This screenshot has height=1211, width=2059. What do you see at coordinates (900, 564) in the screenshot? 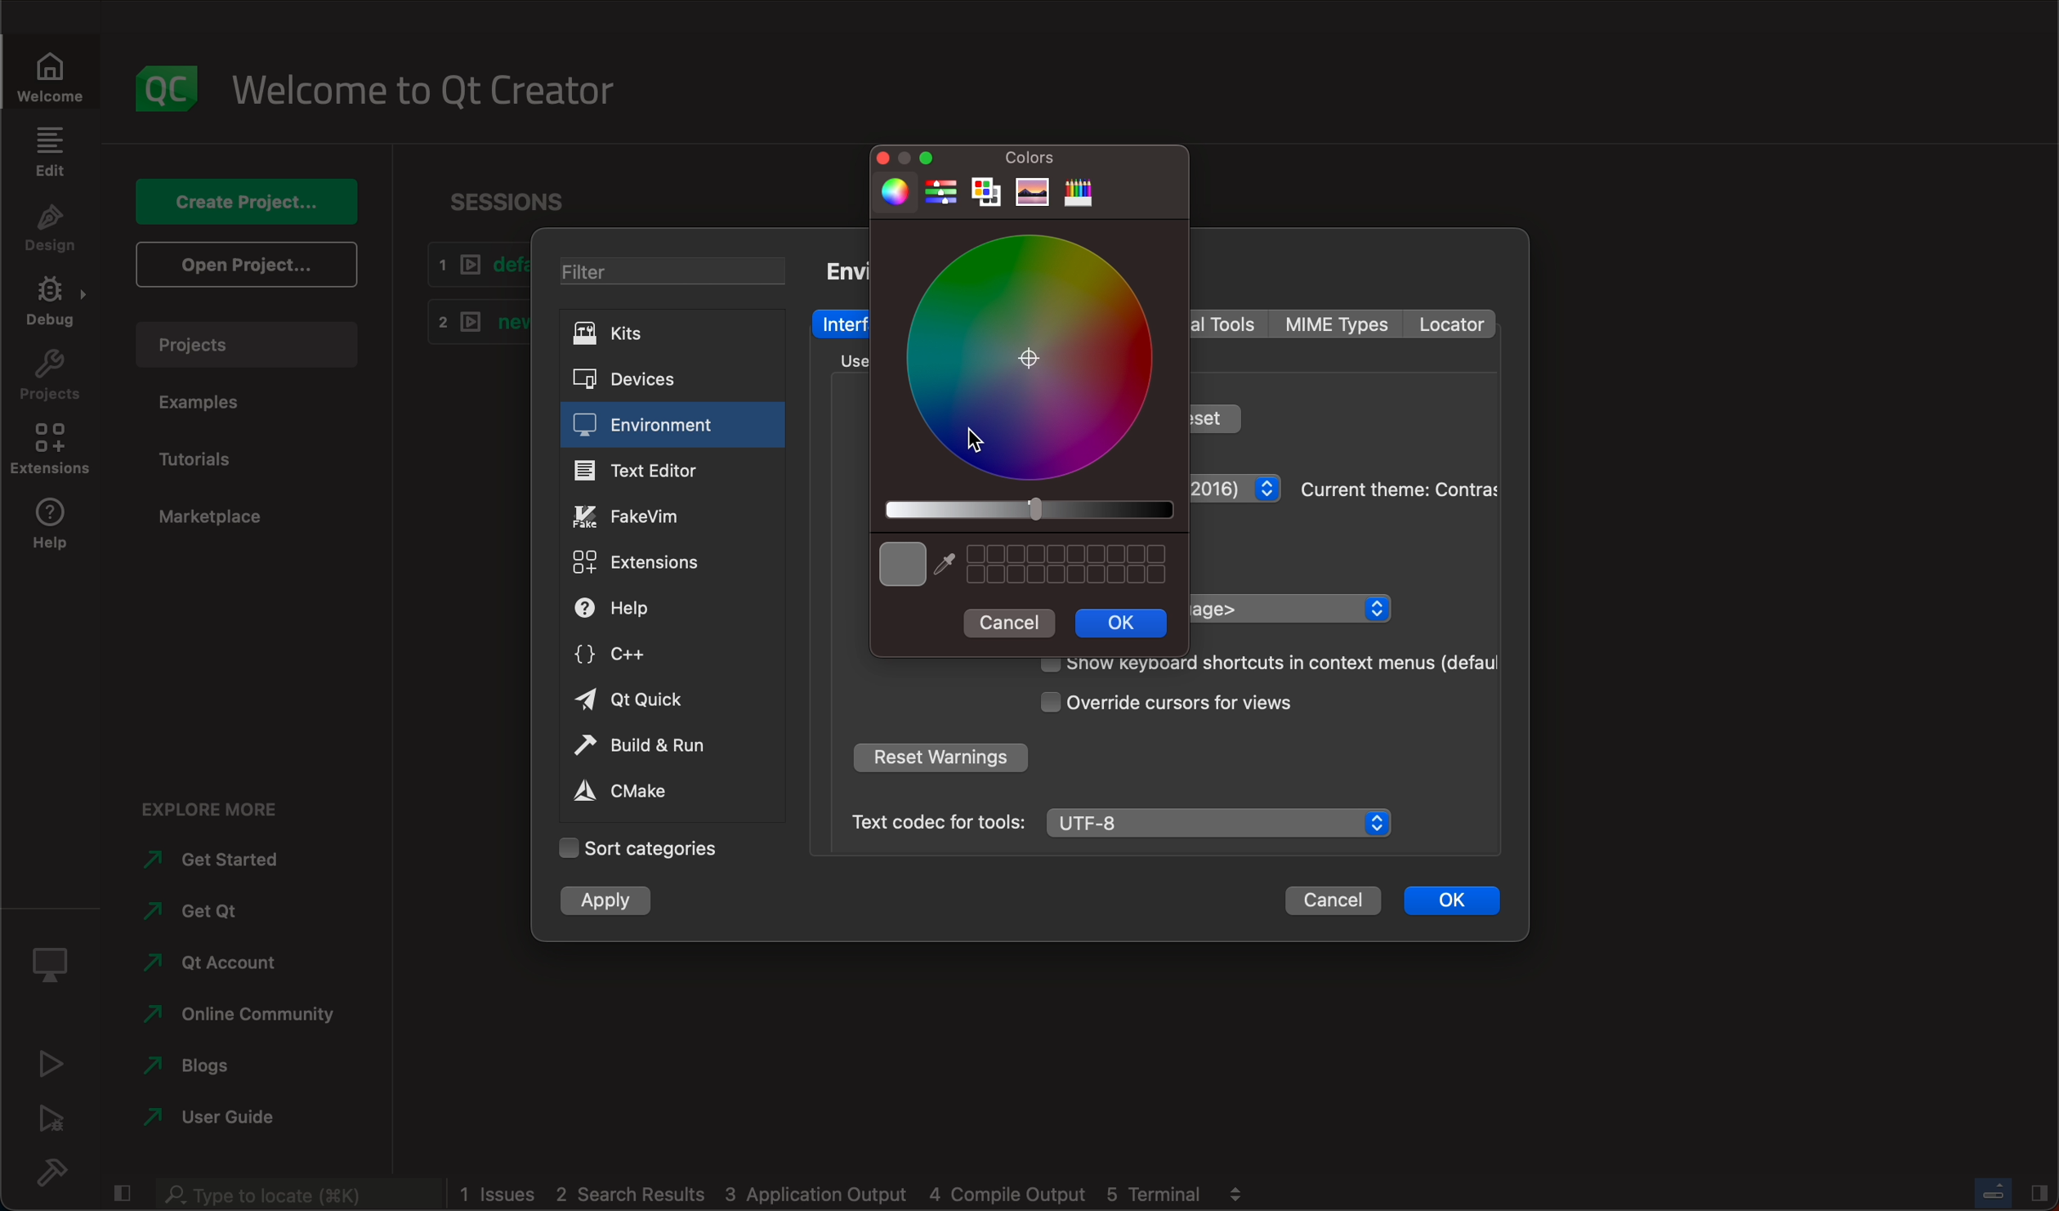
I see `choose color` at bounding box center [900, 564].